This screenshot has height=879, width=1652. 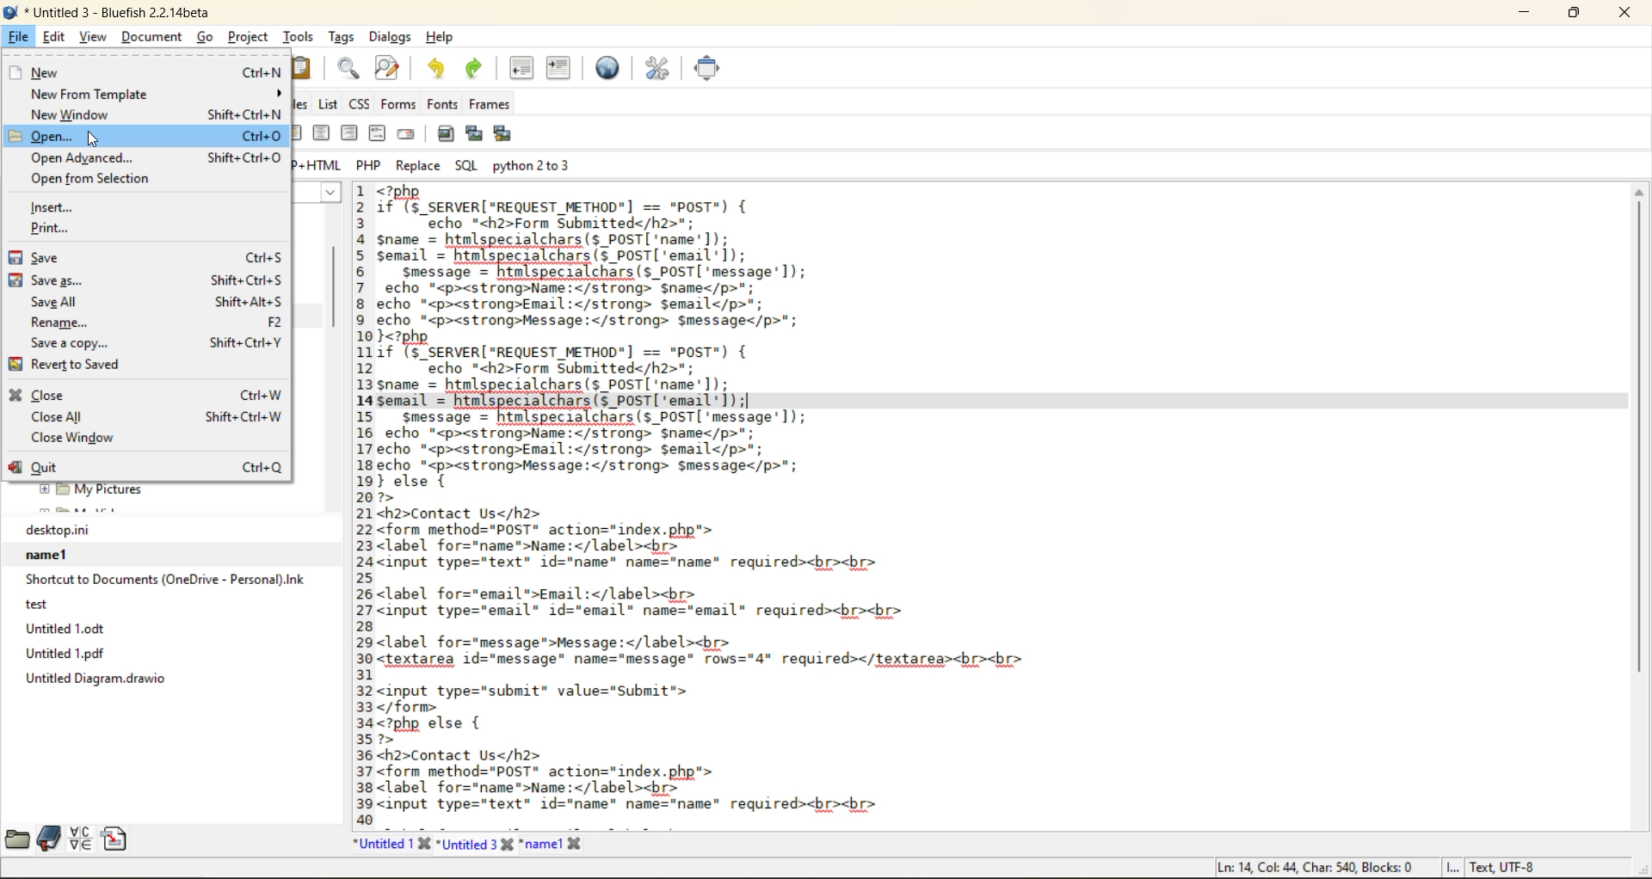 What do you see at coordinates (361, 104) in the screenshot?
I see `css` at bounding box center [361, 104].